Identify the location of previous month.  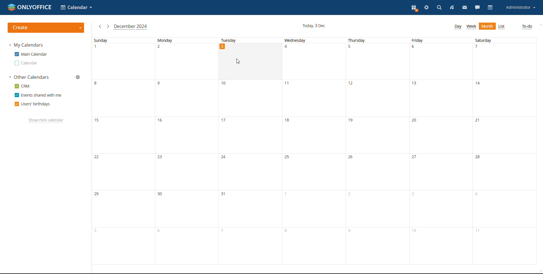
(100, 27).